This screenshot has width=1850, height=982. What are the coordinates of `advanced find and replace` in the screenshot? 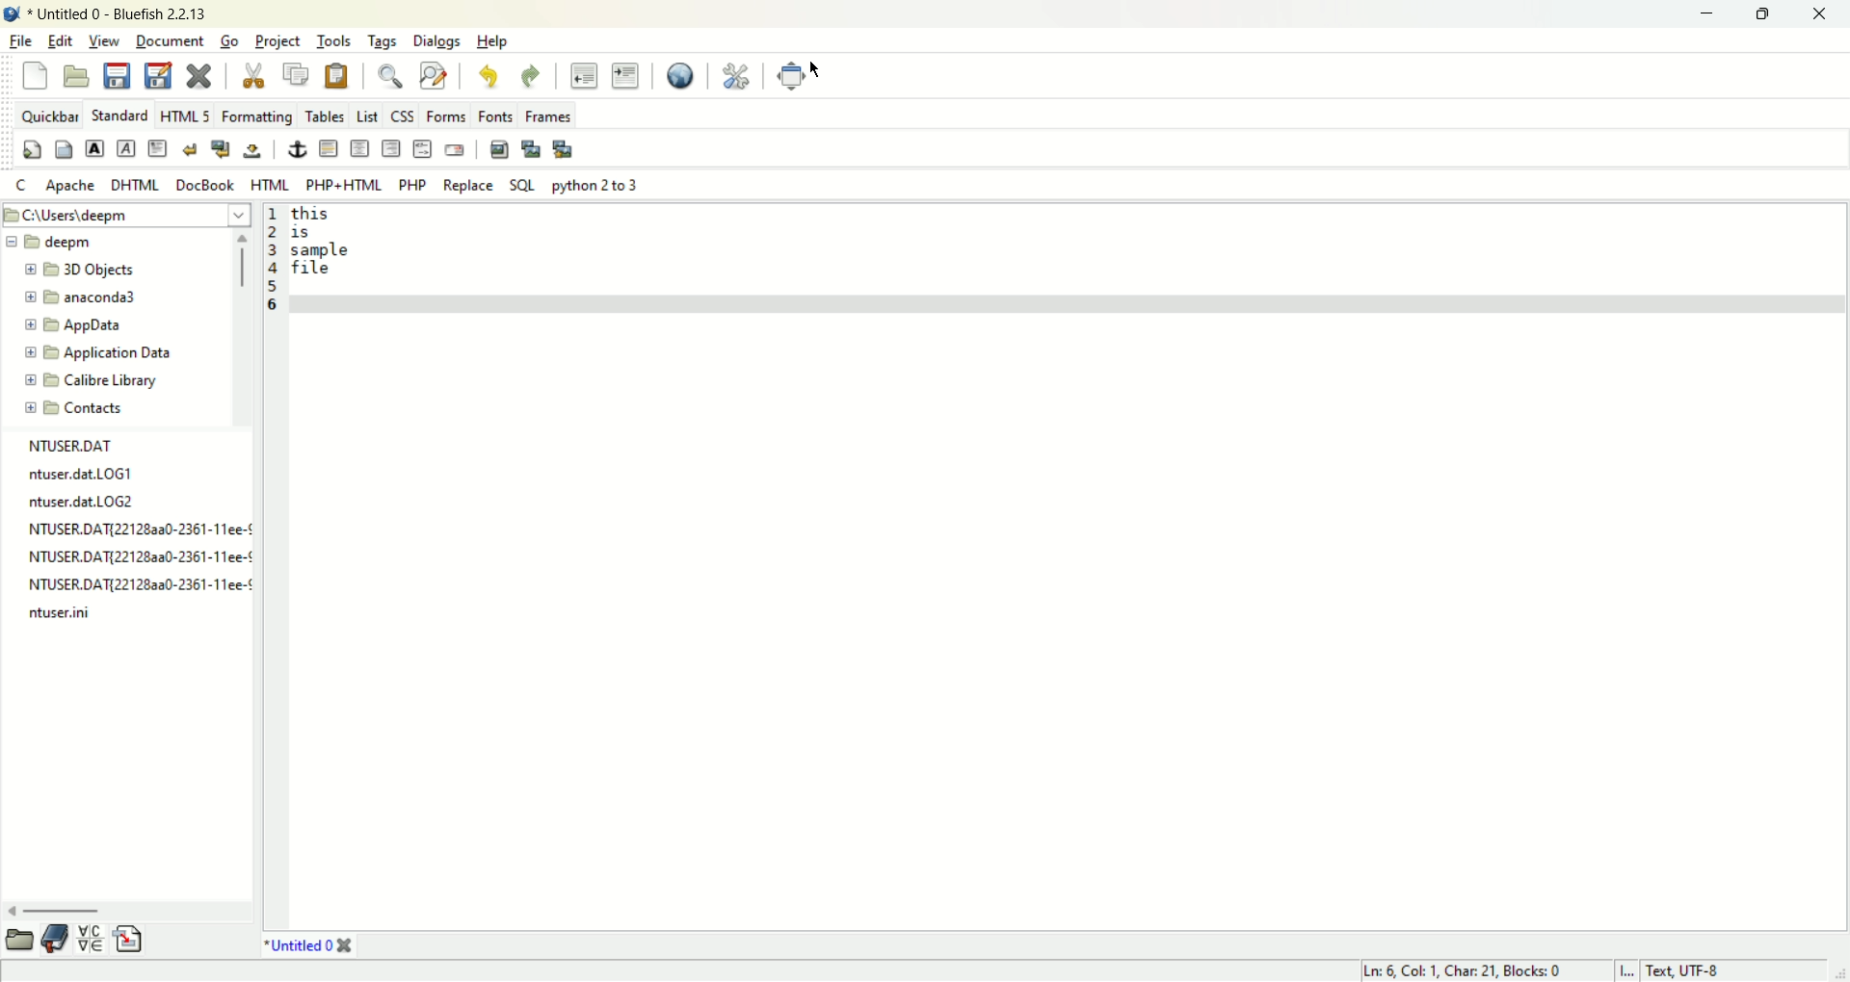 It's located at (434, 75).